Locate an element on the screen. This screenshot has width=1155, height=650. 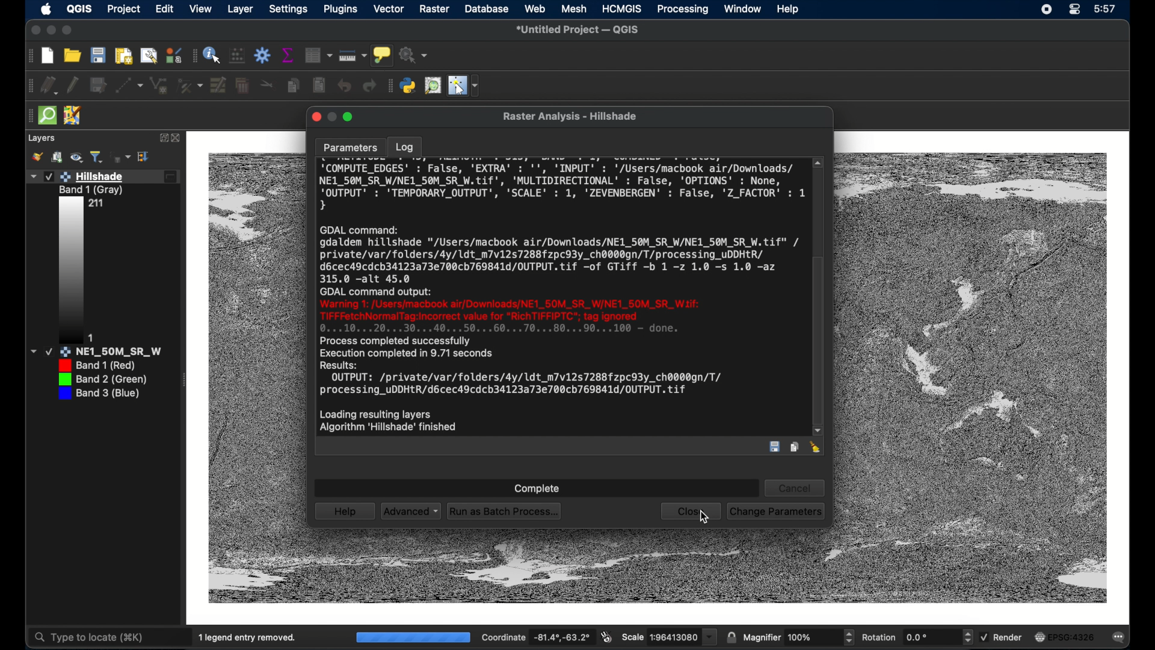
current edits is located at coordinates (50, 85).